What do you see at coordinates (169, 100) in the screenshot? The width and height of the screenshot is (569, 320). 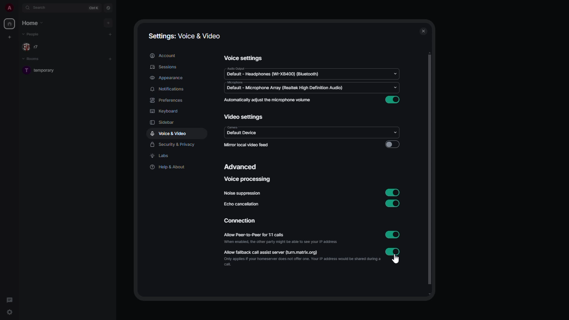 I see `preferences` at bounding box center [169, 100].